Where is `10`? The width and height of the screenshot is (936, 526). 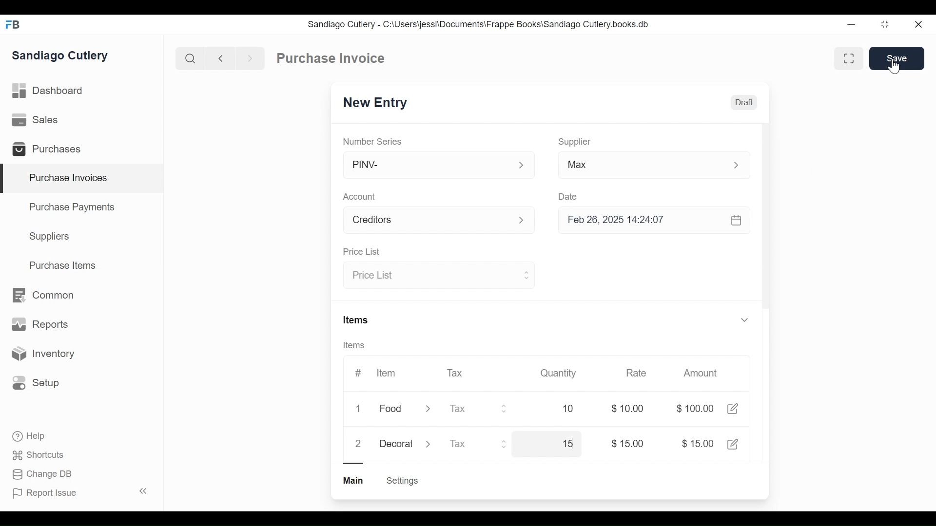 10 is located at coordinates (557, 409).